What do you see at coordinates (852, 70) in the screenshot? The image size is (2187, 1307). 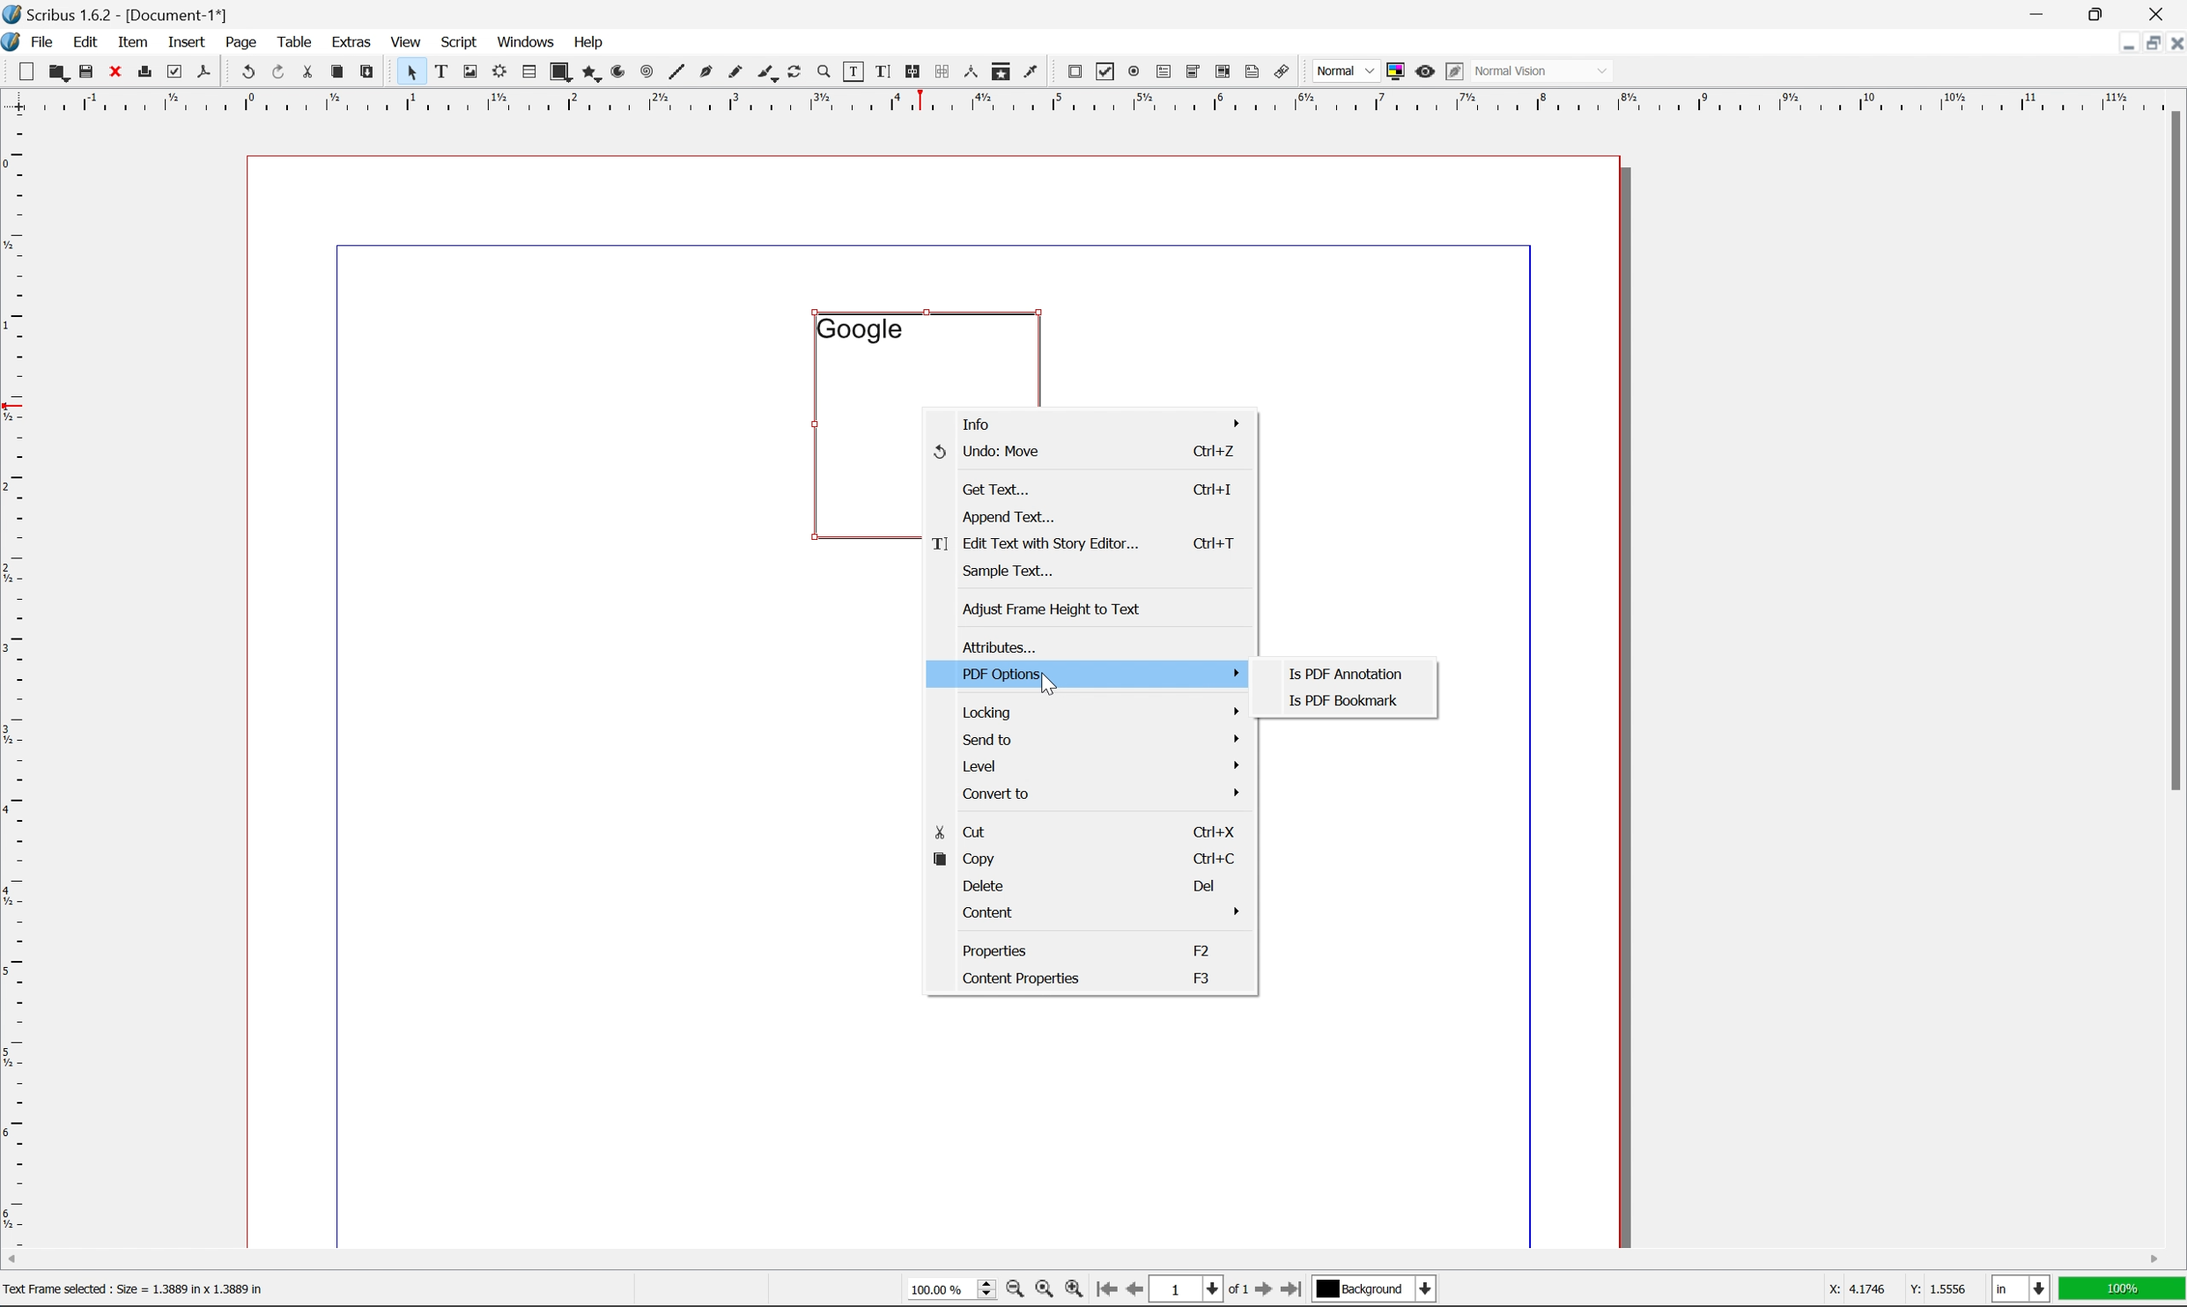 I see `edit contents of frame` at bounding box center [852, 70].